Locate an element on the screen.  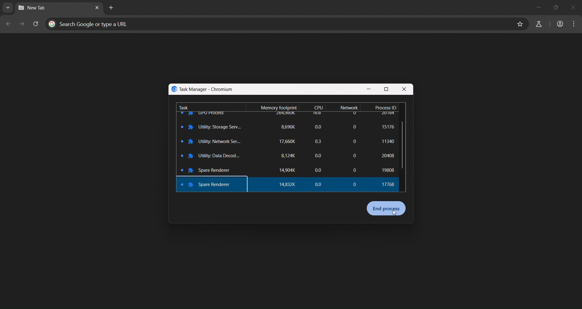
close is located at coordinates (404, 90).